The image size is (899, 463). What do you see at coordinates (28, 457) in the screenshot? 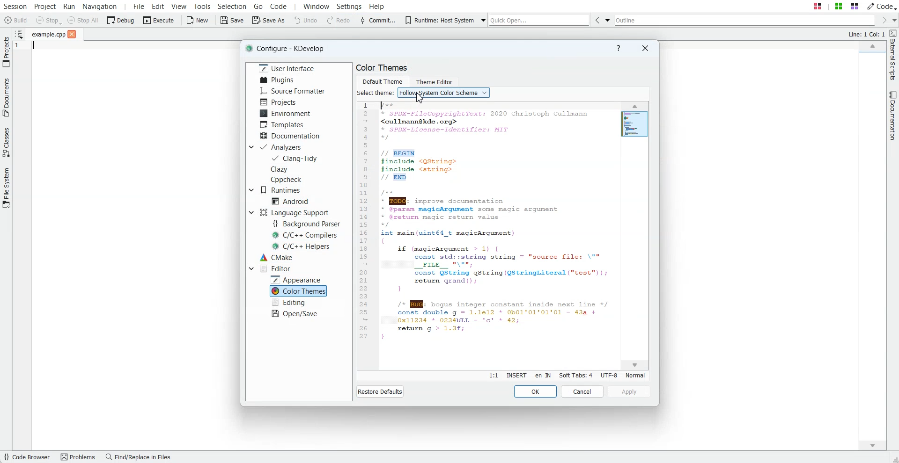
I see `Code Browser` at bounding box center [28, 457].